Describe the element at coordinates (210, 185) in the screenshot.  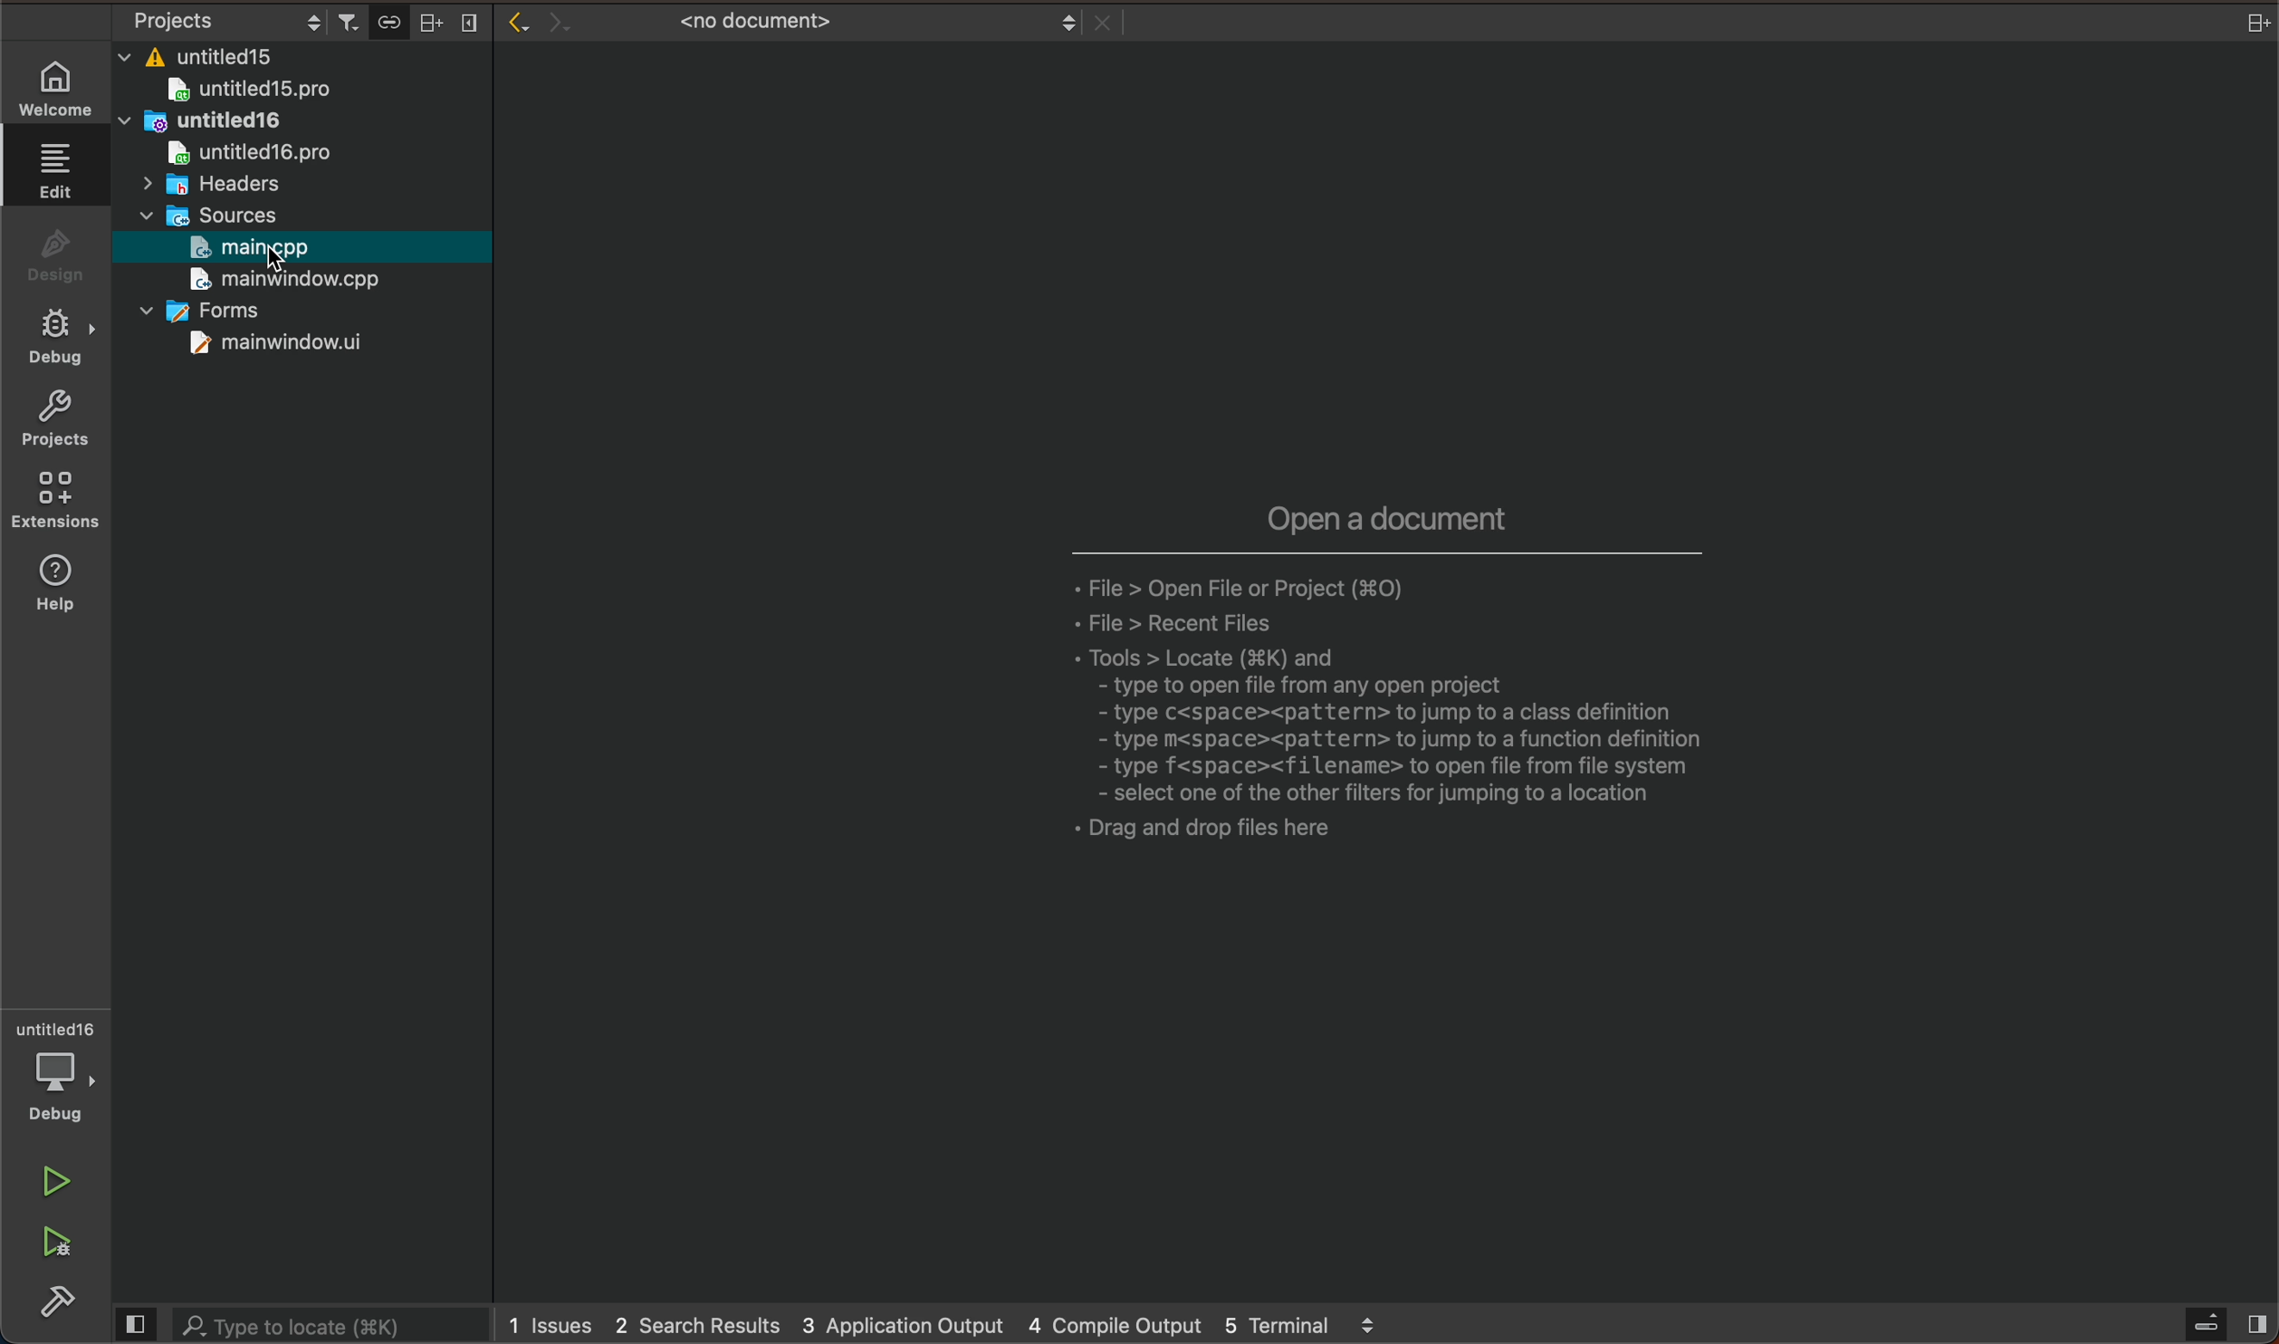
I see `headers` at that location.